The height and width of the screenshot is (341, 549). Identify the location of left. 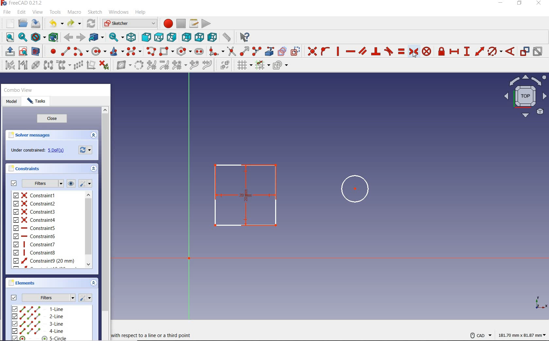
(212, 37).